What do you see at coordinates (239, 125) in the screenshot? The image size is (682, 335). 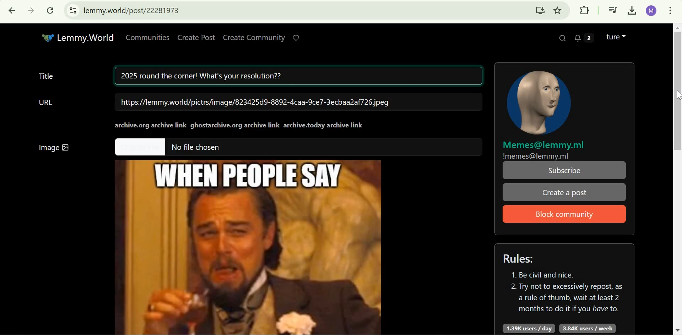 I see `archive.org archive linkghostarchive.org archive linkarchive.today archive link` at bounding box center [239, 125].